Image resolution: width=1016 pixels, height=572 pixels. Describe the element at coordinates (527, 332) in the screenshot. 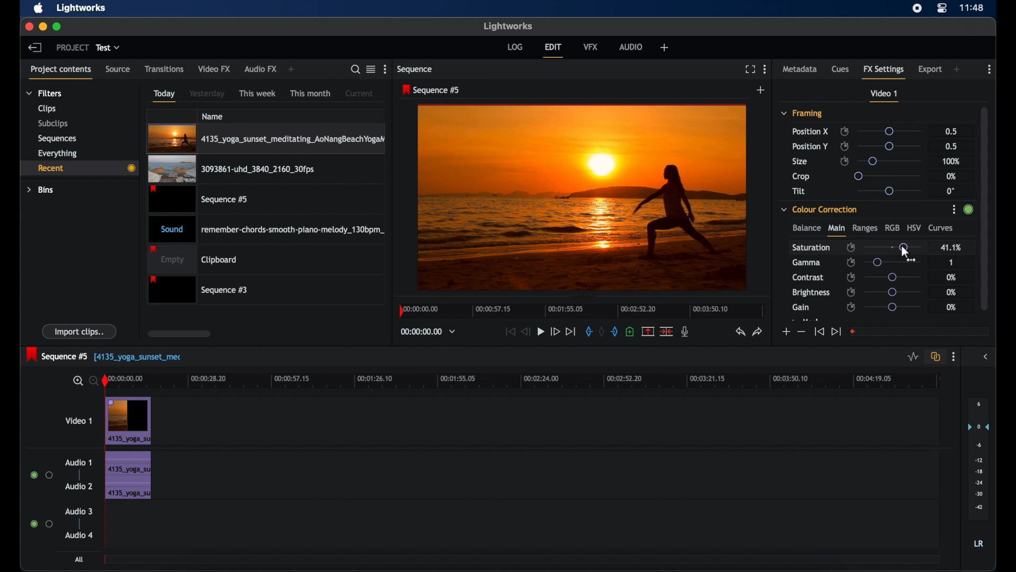

I see `rewind` at that location.